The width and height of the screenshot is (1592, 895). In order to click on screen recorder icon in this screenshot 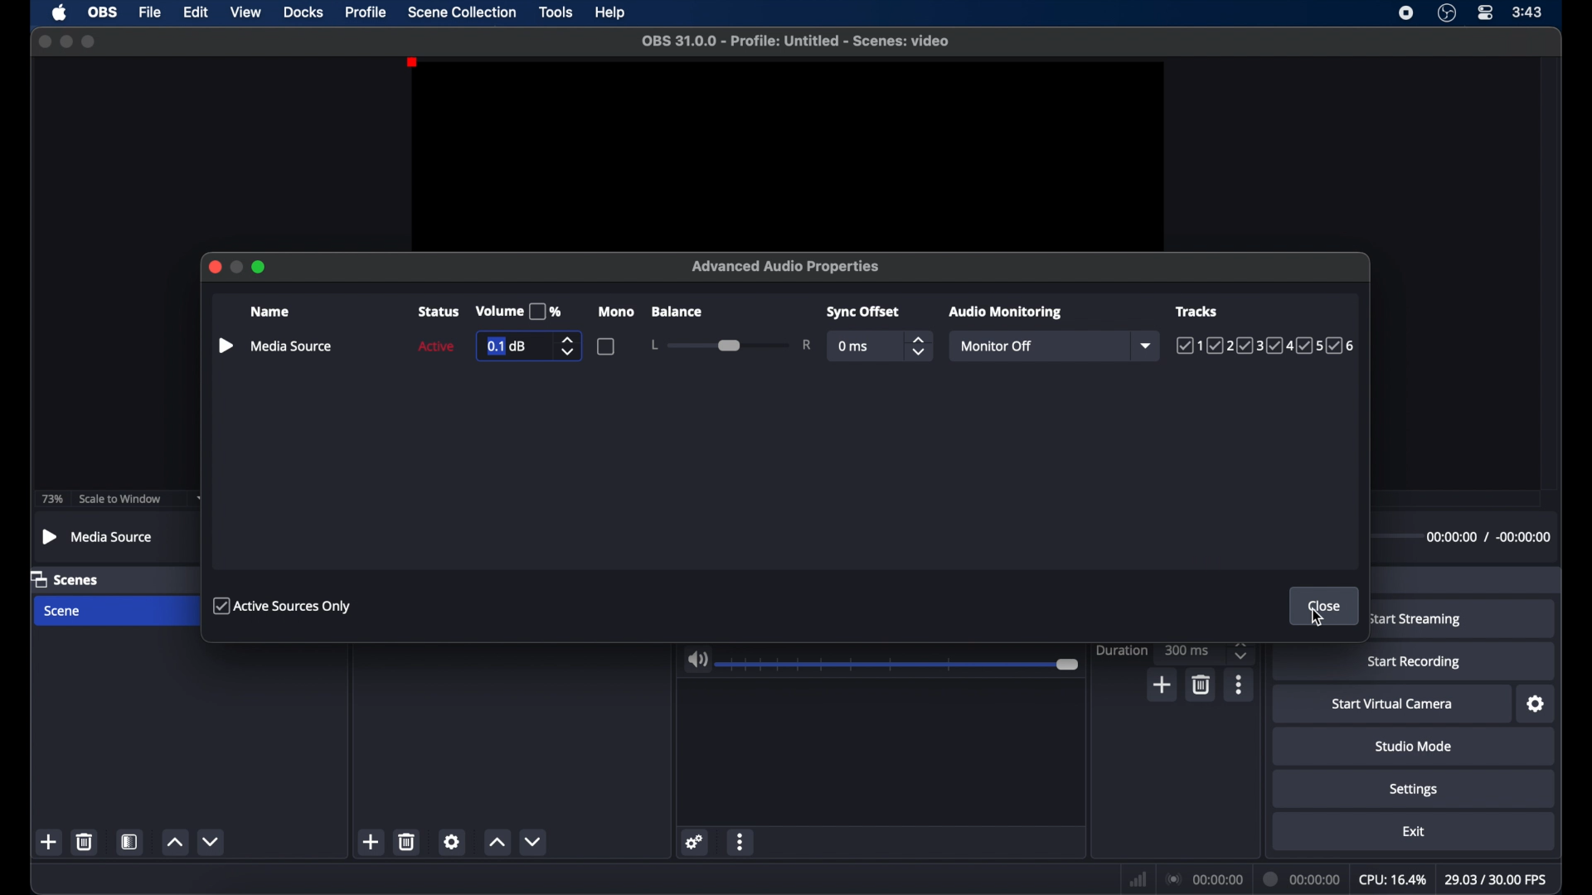, I will do `click(1405, 12)`.